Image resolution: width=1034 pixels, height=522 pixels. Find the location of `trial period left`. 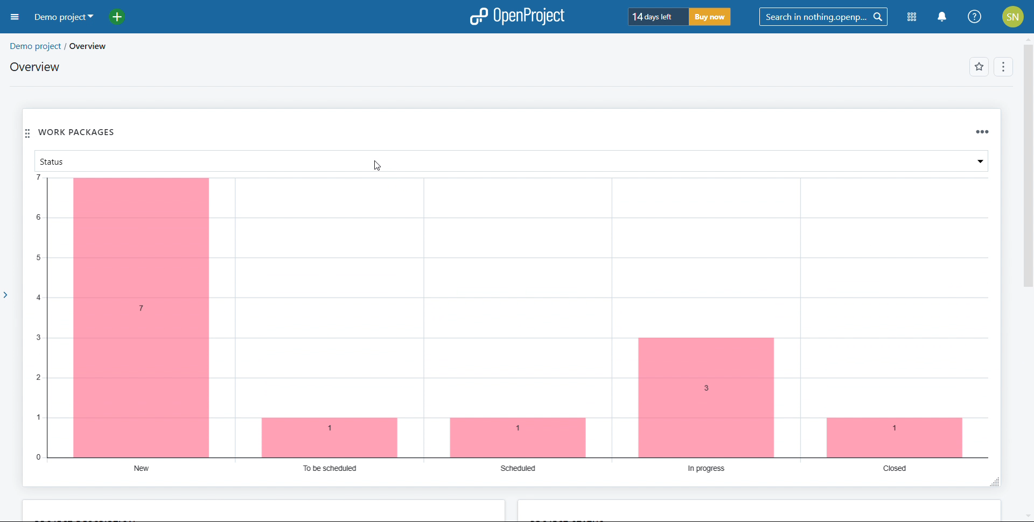

trial period left is located at coordinates (657, 16).